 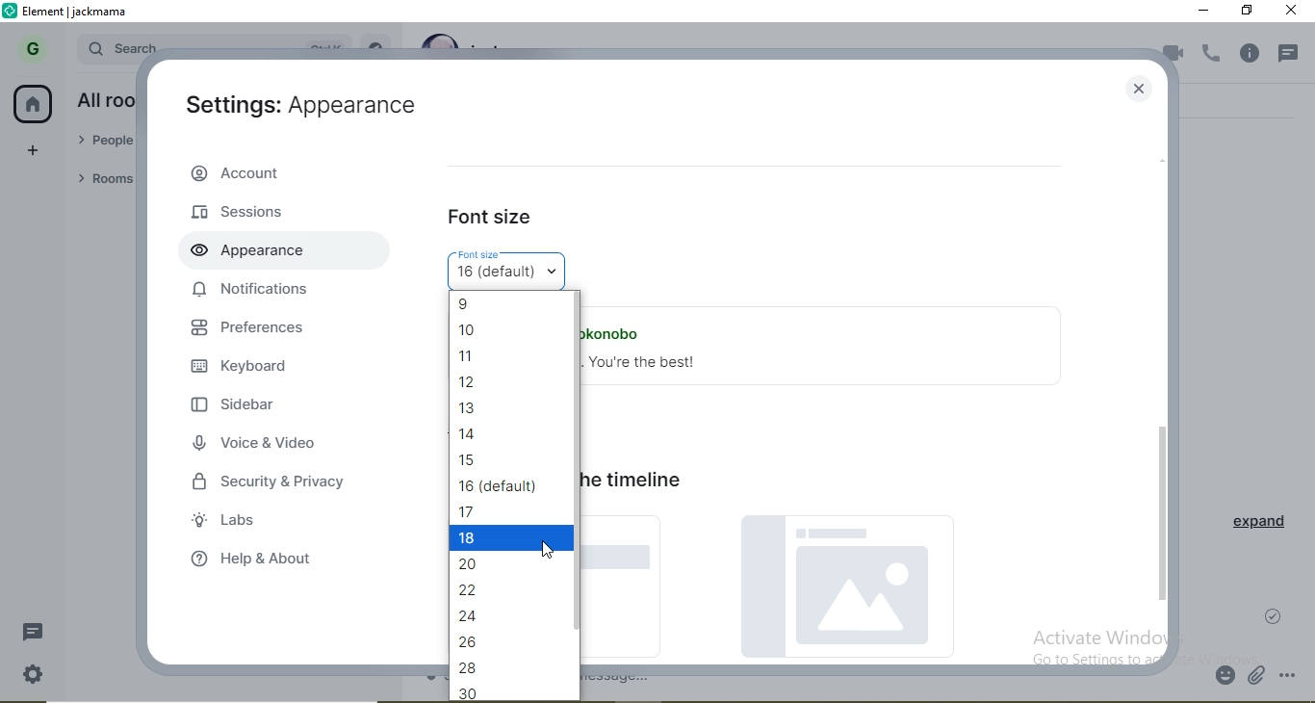 I want to click on expand, so click(x=1252, y=527).